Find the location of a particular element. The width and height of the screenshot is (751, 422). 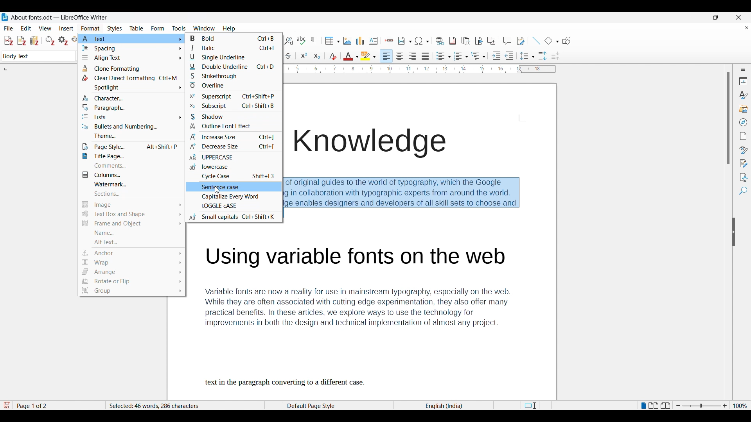

Insert chart is located at coordinates (360, 41).